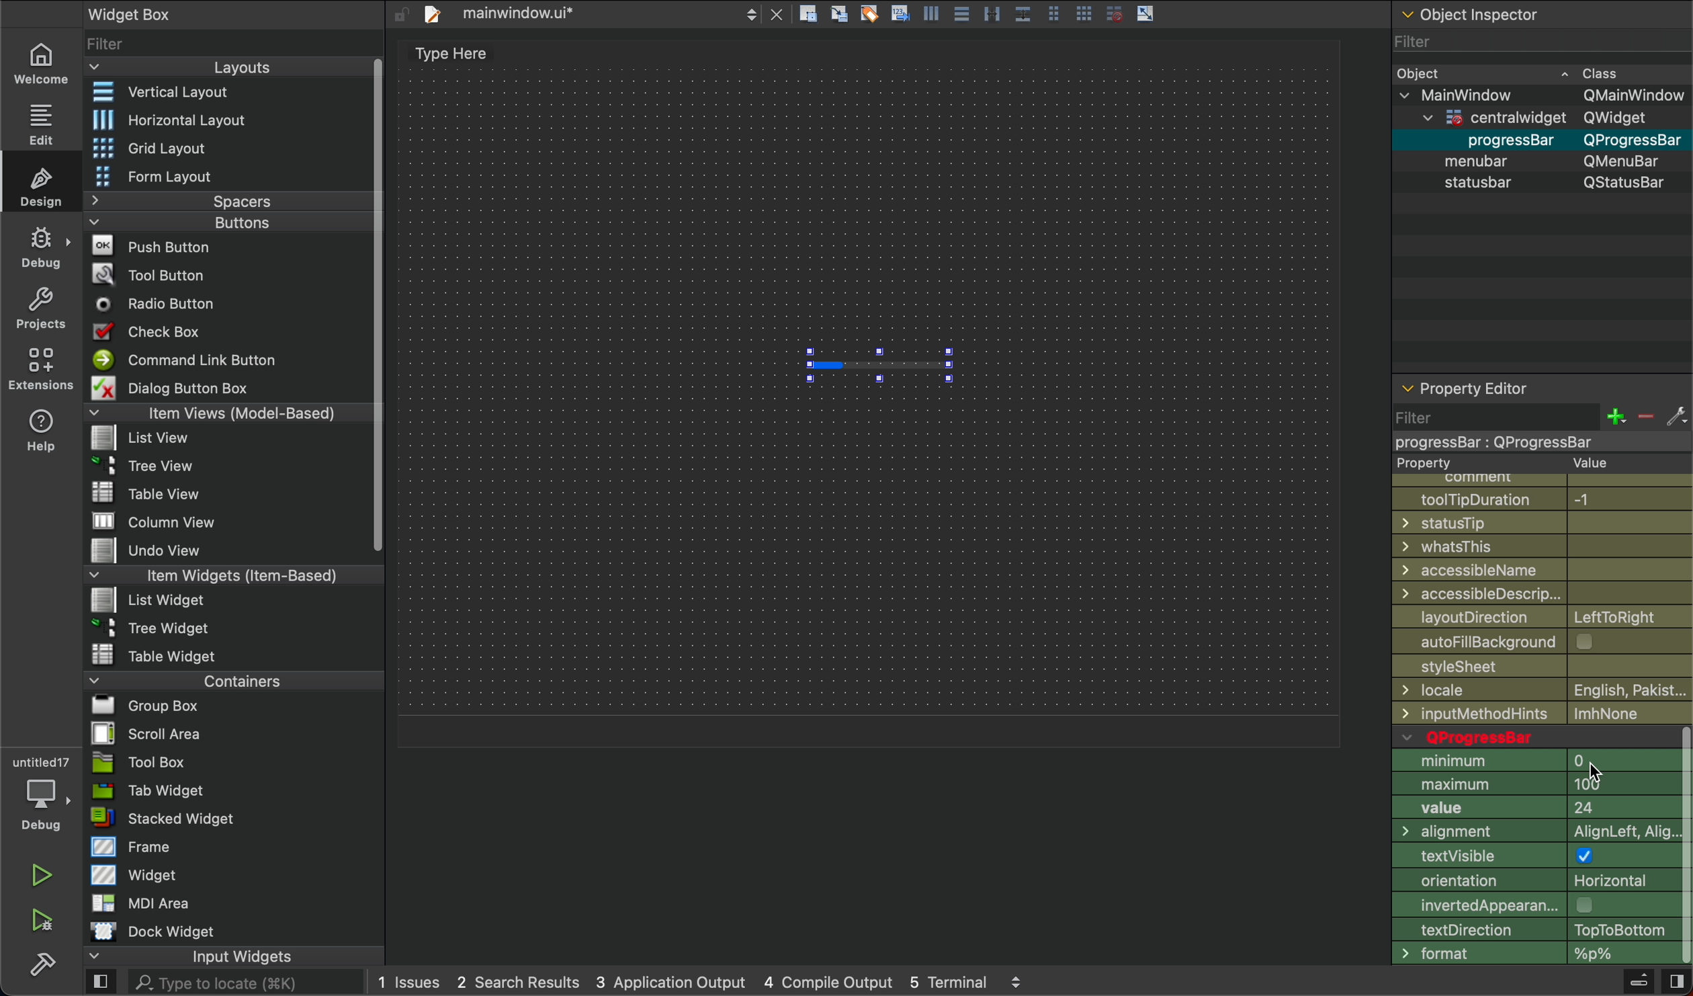  What do you see at coordinates (144, 791) in the screenshot?
I see `Tab Widget` at bounding box center [144, 791].